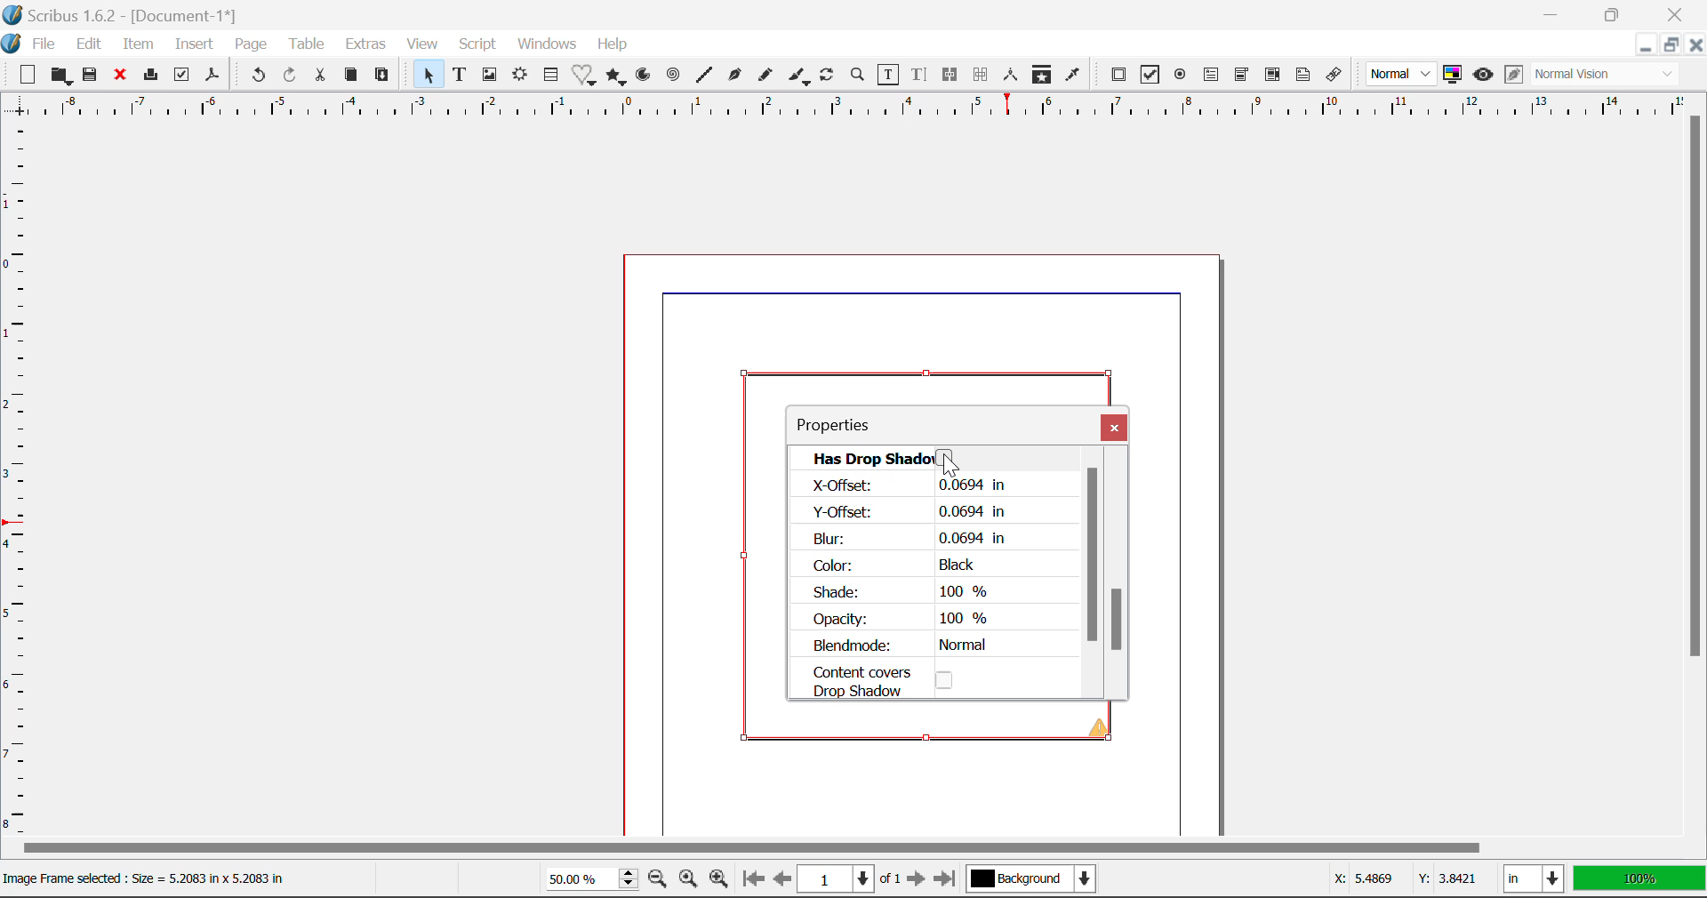 The height and width of the screenshot is (898, 1707). What do you see at coordinates (676, 78) in the screenshot?
I see `Spiral` at bounding box center [676, 78].